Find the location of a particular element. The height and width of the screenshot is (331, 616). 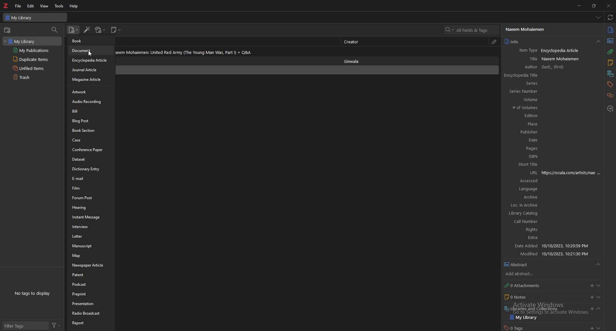

instant message is located at coordinates (90, 217).